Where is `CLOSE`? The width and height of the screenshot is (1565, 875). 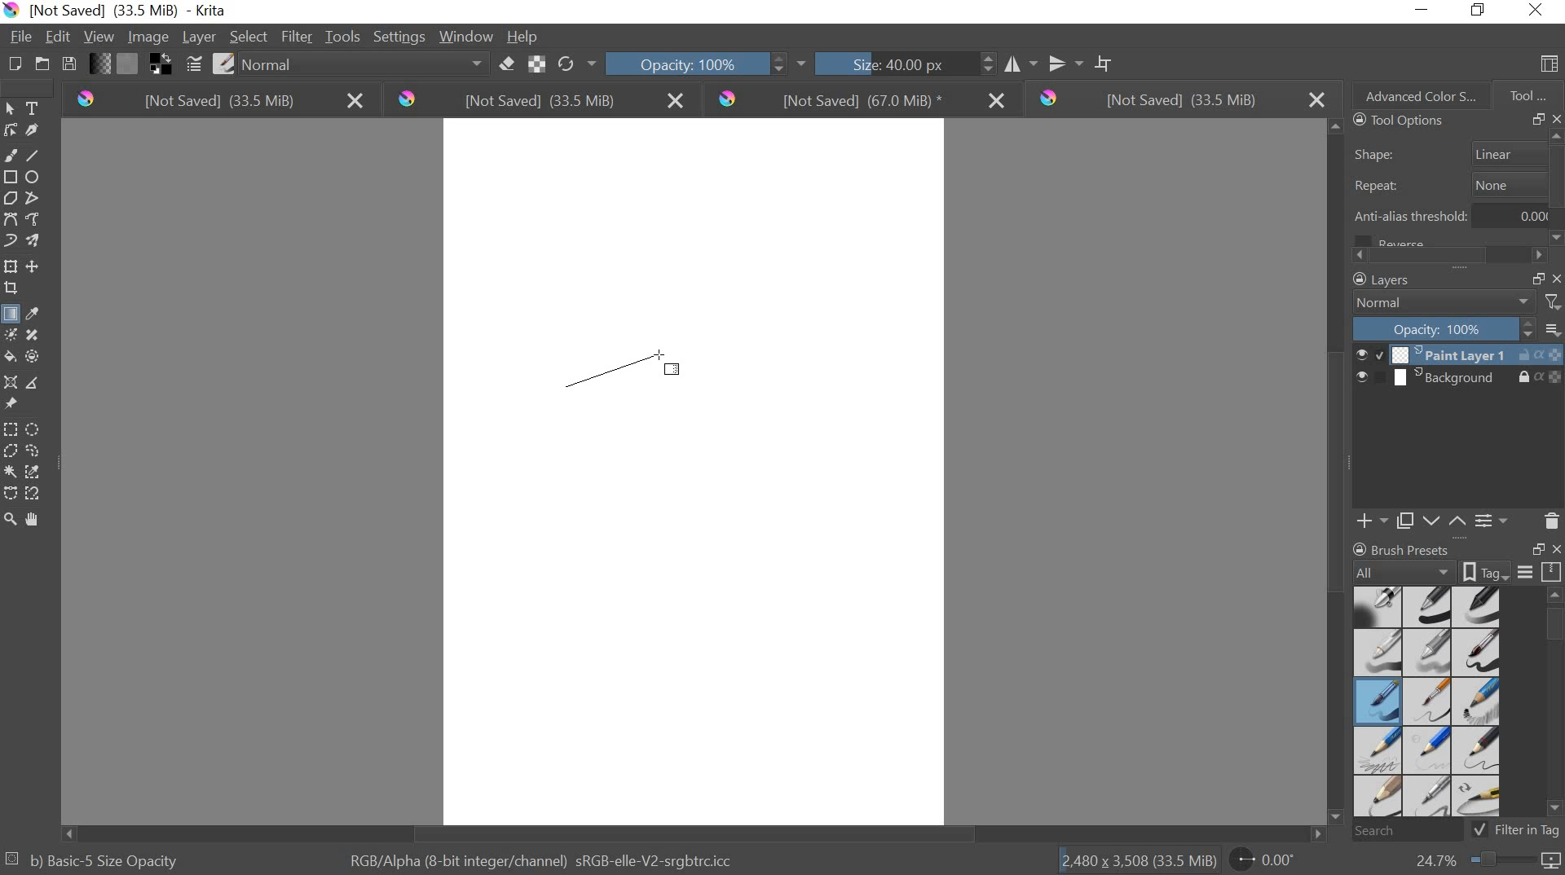
CLOSE is located at coordinates (1555, 277).